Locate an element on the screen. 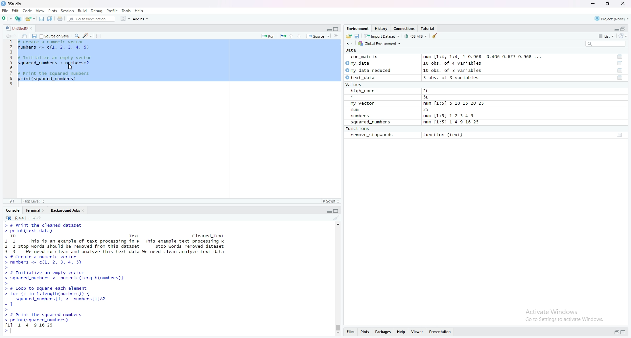  9:1 is located at coordinates (12, 201).